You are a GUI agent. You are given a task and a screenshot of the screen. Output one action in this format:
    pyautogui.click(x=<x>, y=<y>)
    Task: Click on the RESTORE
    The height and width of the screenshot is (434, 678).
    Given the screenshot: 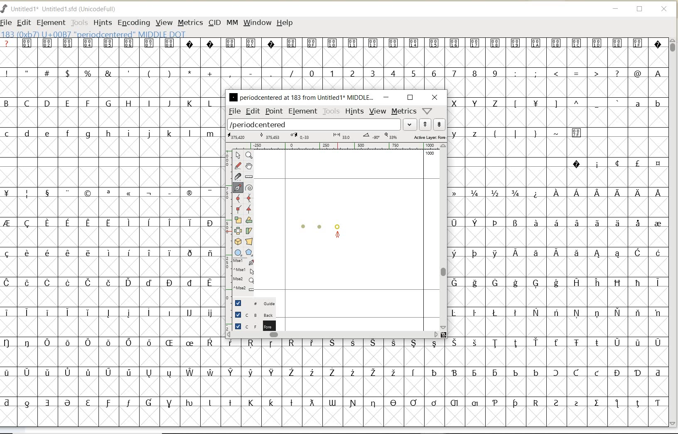 What is the action you would take?
    pyautogui.click(x=640, y=10)
    